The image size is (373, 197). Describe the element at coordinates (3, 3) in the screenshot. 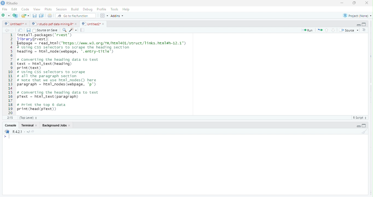

I see `rs studio logo` at that location.